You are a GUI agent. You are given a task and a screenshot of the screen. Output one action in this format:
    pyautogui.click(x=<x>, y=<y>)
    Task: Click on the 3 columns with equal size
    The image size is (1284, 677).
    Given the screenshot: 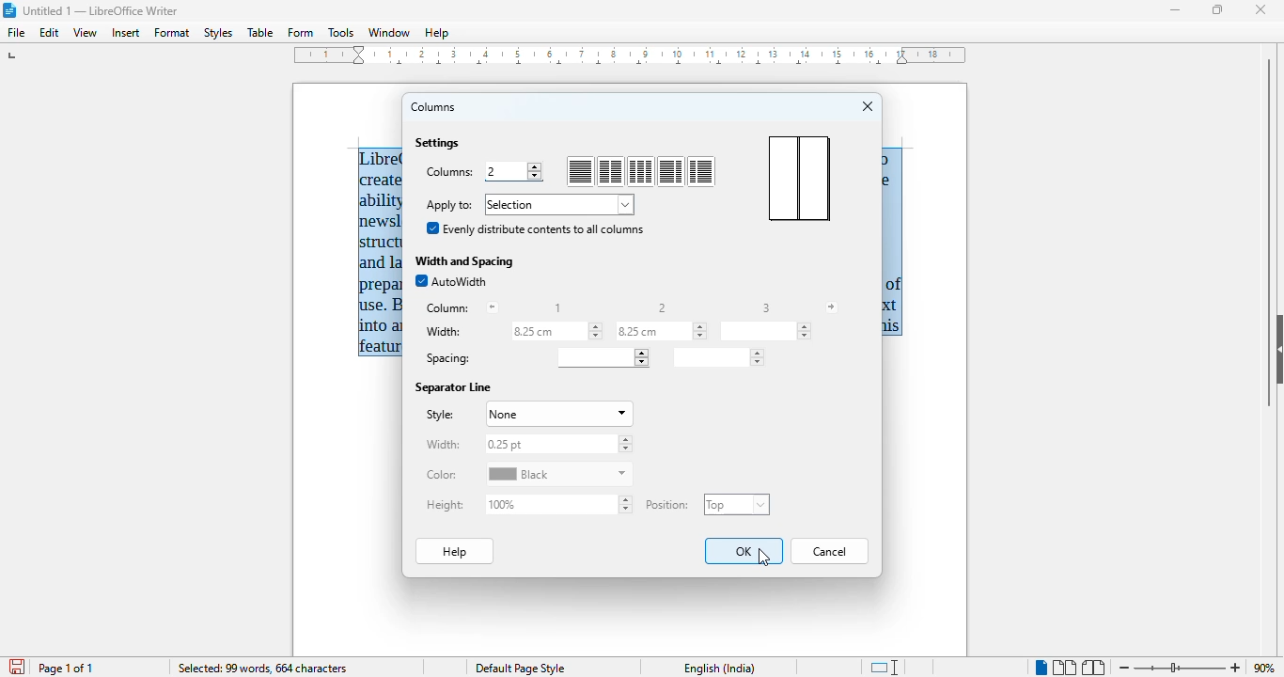 What is the action you would take?
    pyautogui.click(x=641, y=171)
    